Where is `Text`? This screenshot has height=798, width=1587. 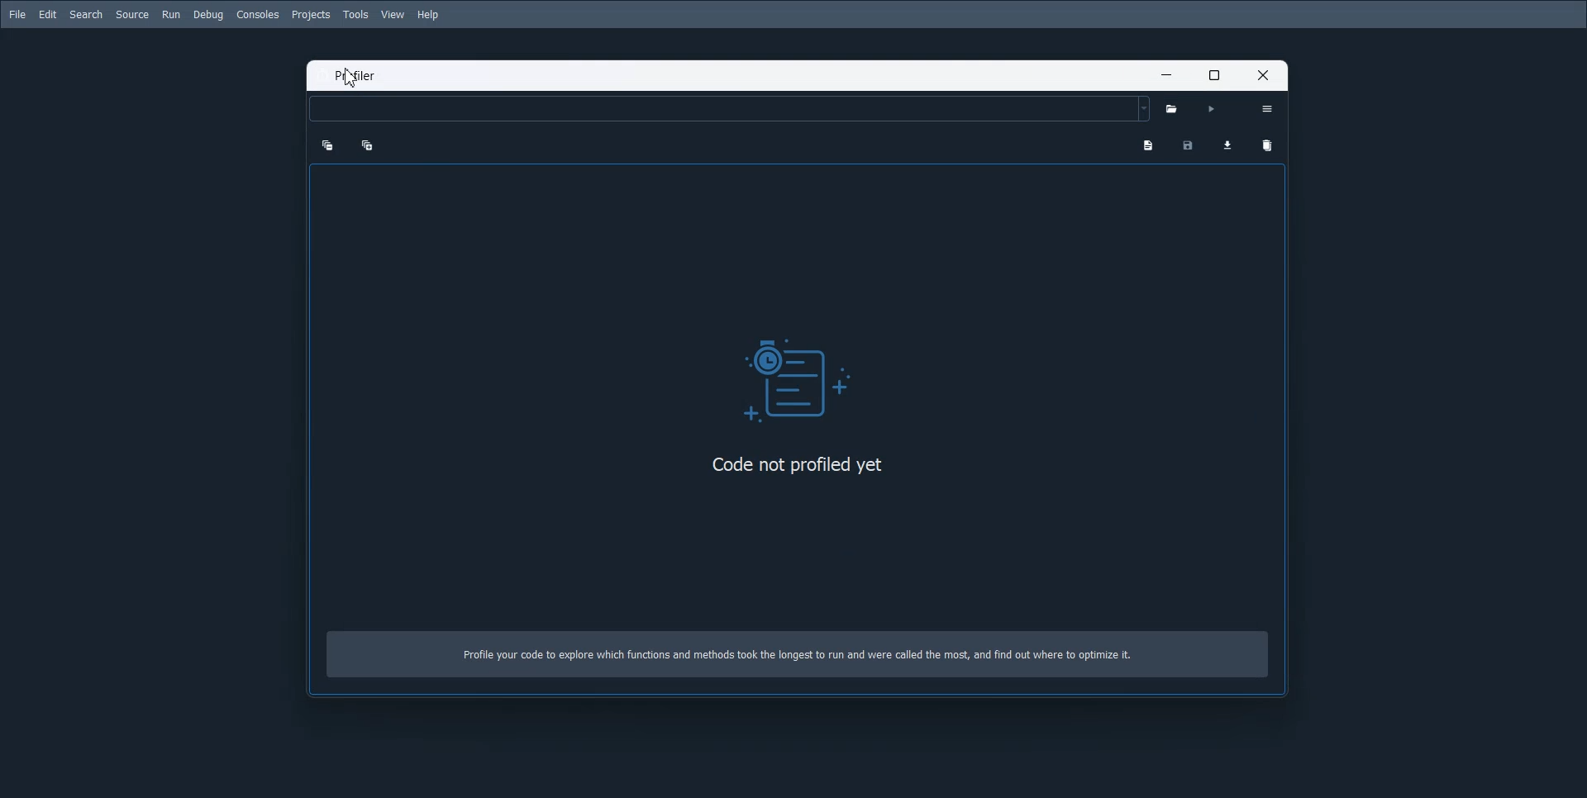 Text is located at coordinates (357, 77).